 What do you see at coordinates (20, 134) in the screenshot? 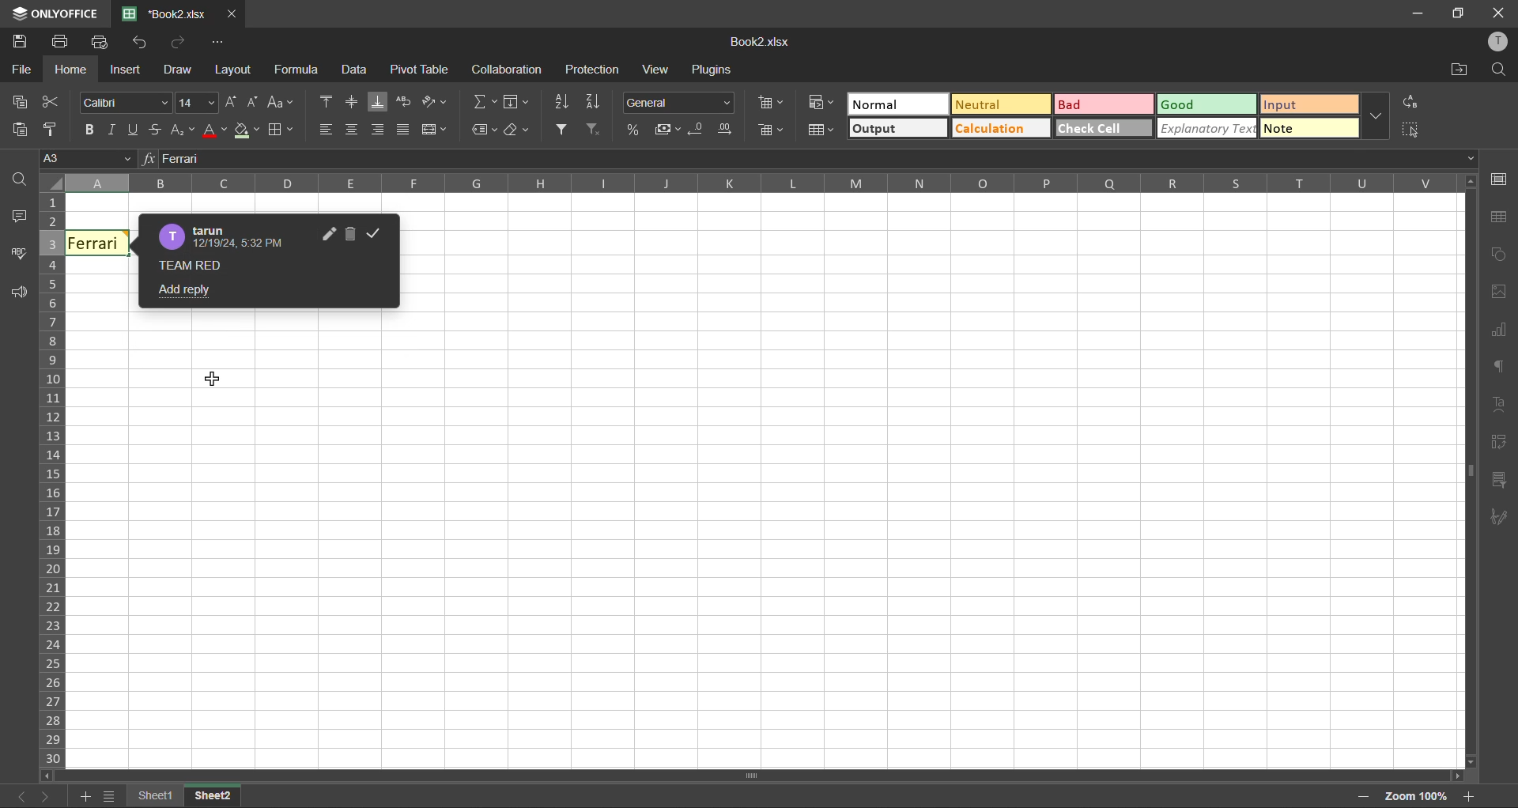
I see `paste` at bounding box center [20, 134].